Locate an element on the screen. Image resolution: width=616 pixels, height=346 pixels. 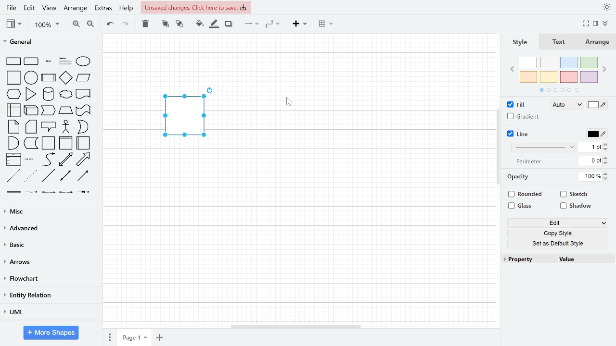
ellipse is located at coordinates (84, 61).